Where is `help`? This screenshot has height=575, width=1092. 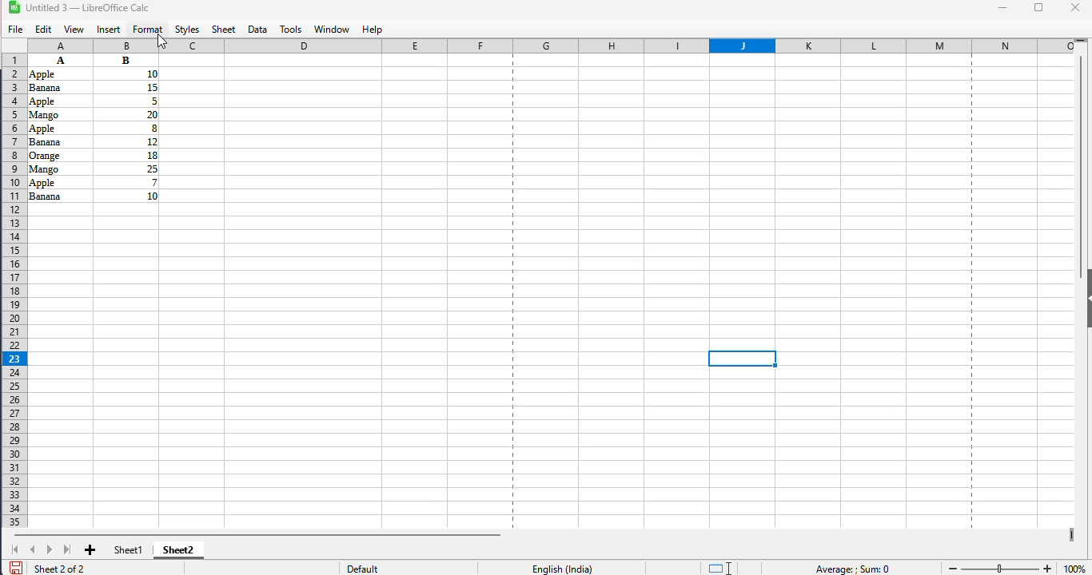
help is located at coordinates (371, 30).